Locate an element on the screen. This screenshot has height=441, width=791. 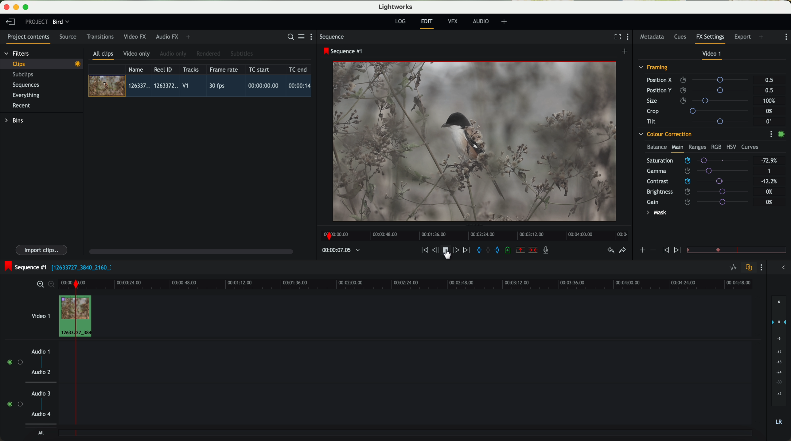
tracks is located at coordinates (190, 70).